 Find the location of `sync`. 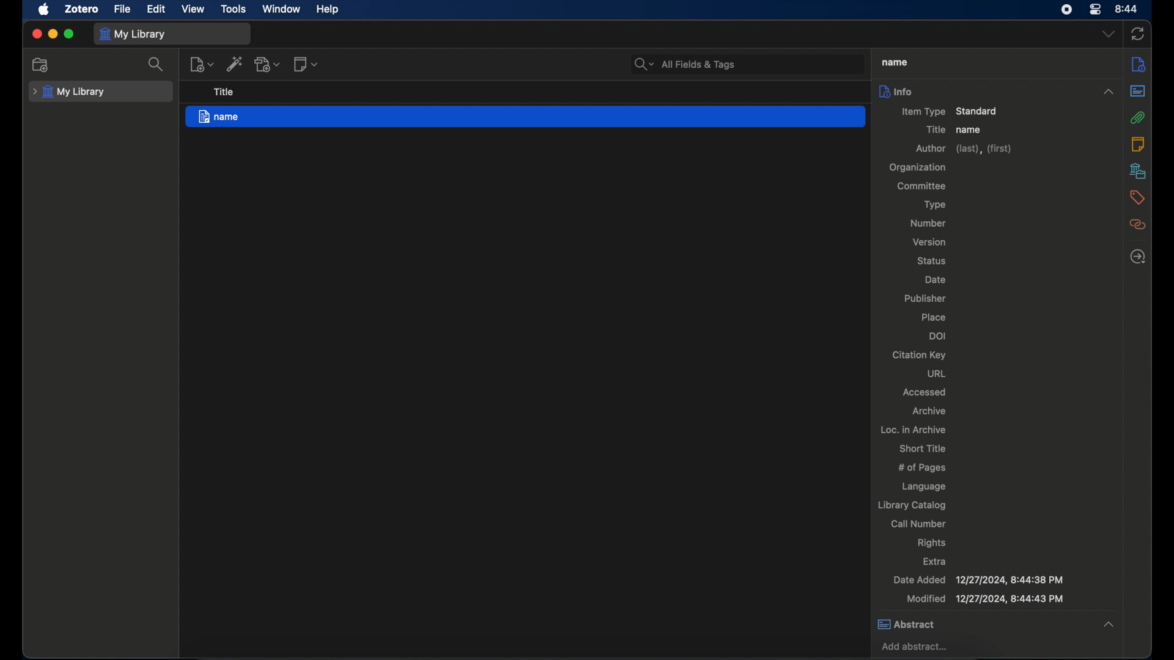

sync is located at coordinates (1140, 33).